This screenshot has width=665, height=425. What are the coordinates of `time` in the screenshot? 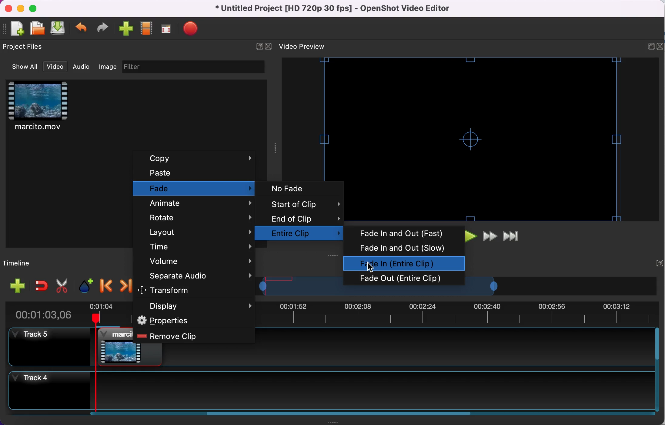 It's located at (199, 246).